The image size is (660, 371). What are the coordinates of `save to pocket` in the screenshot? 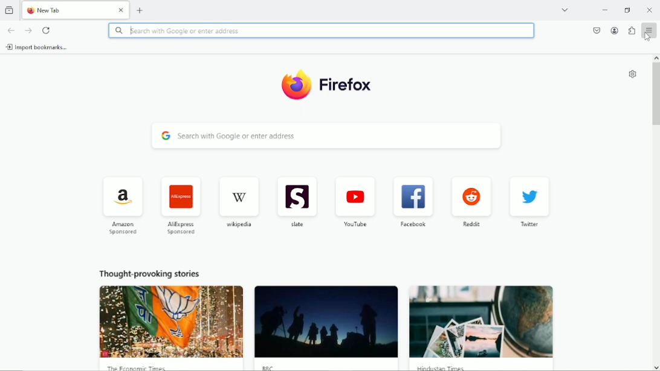 It's located at (595, 30).